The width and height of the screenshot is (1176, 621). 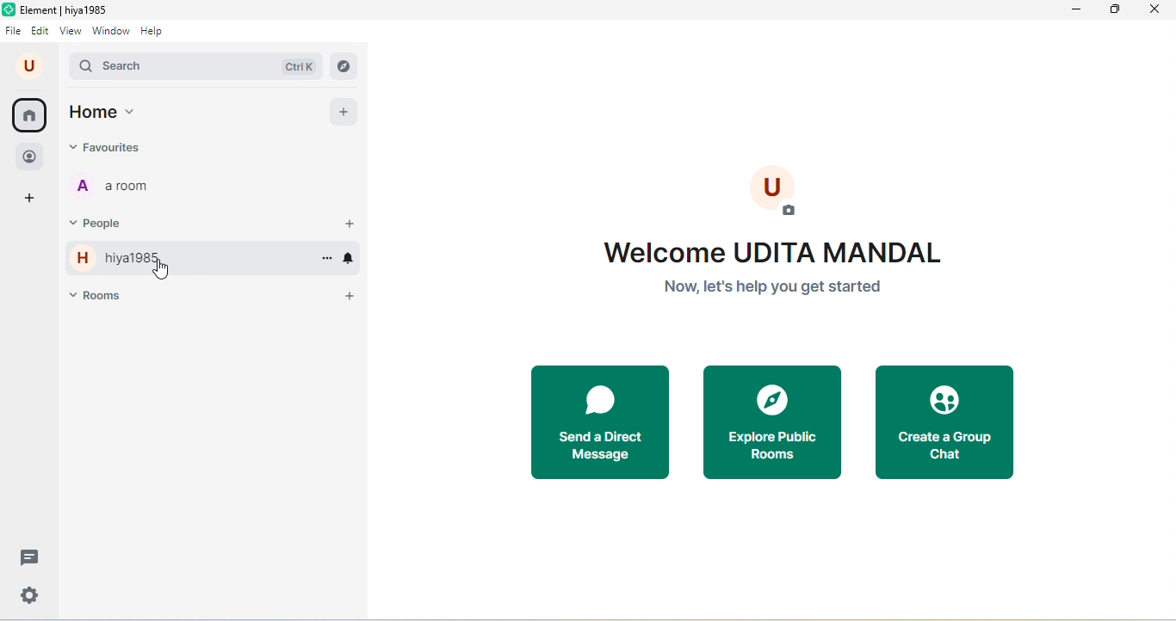 I want to click on close, so click(x=1158, y=13).